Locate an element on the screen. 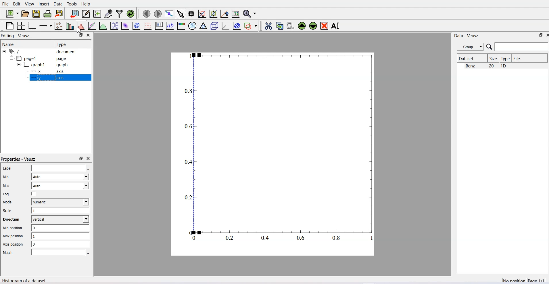 This screenshot has height=284, width=549. Export to graphics format is located at coordinates (59, 14).